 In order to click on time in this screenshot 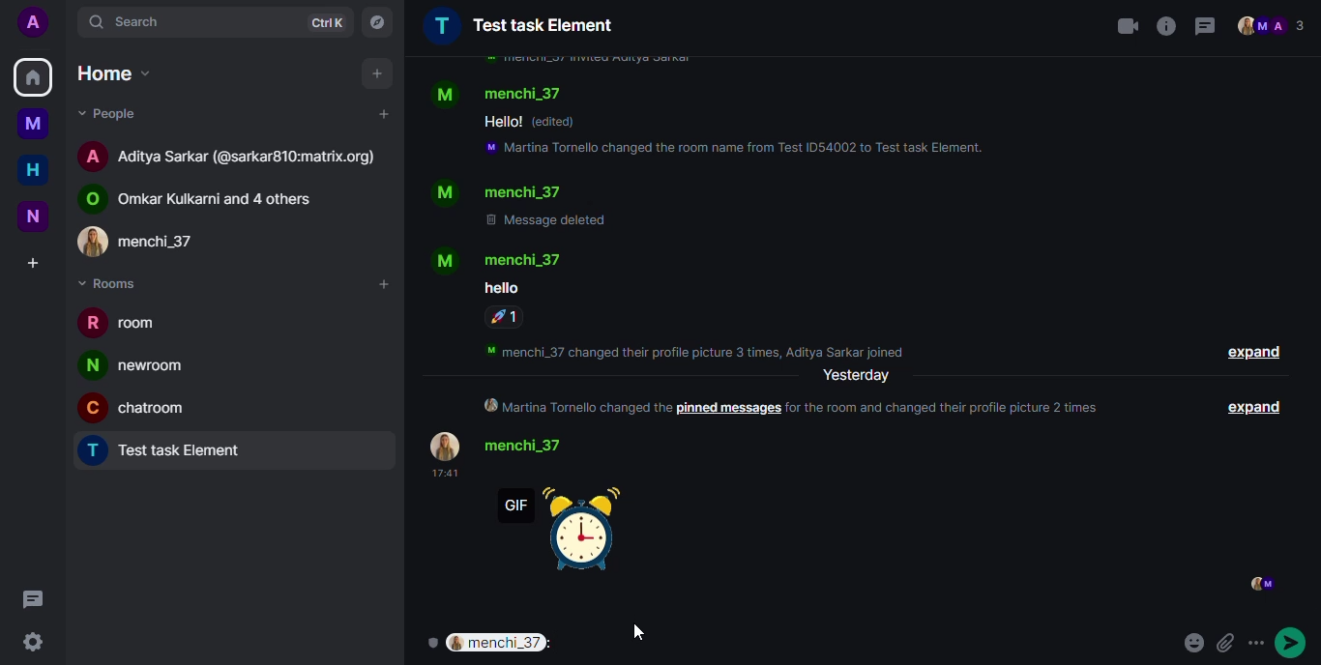, I will do `click(442, 474)`.